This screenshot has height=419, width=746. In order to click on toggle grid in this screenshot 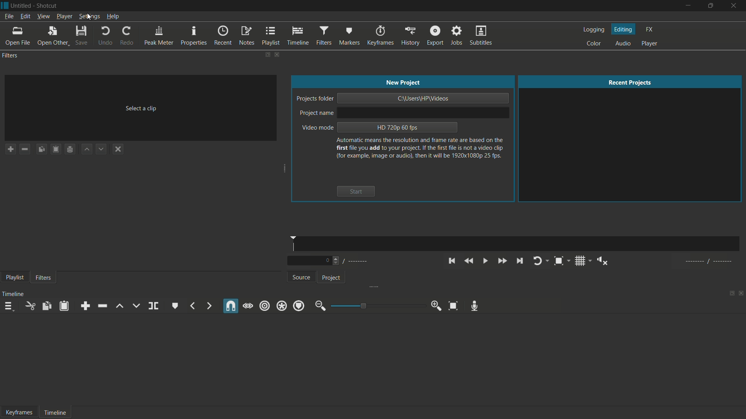, I will do `click(580, 261)`.